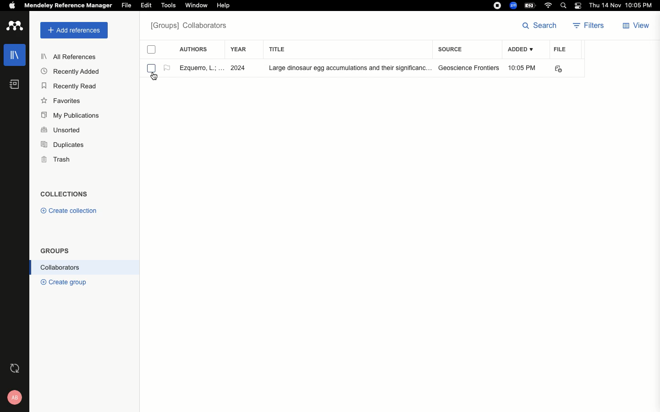 This screenshot has height=412, width=660. What do you see at coordinates (623, 5) in the screenshot?
I see `Date/time` at bounding box center [623, 5].